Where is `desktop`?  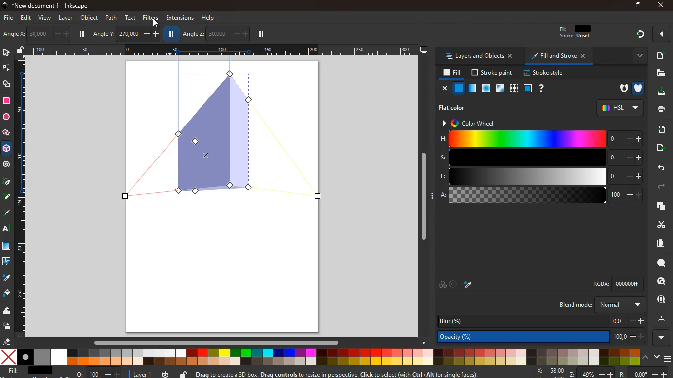
desktop is located at coordinates (424, 50).